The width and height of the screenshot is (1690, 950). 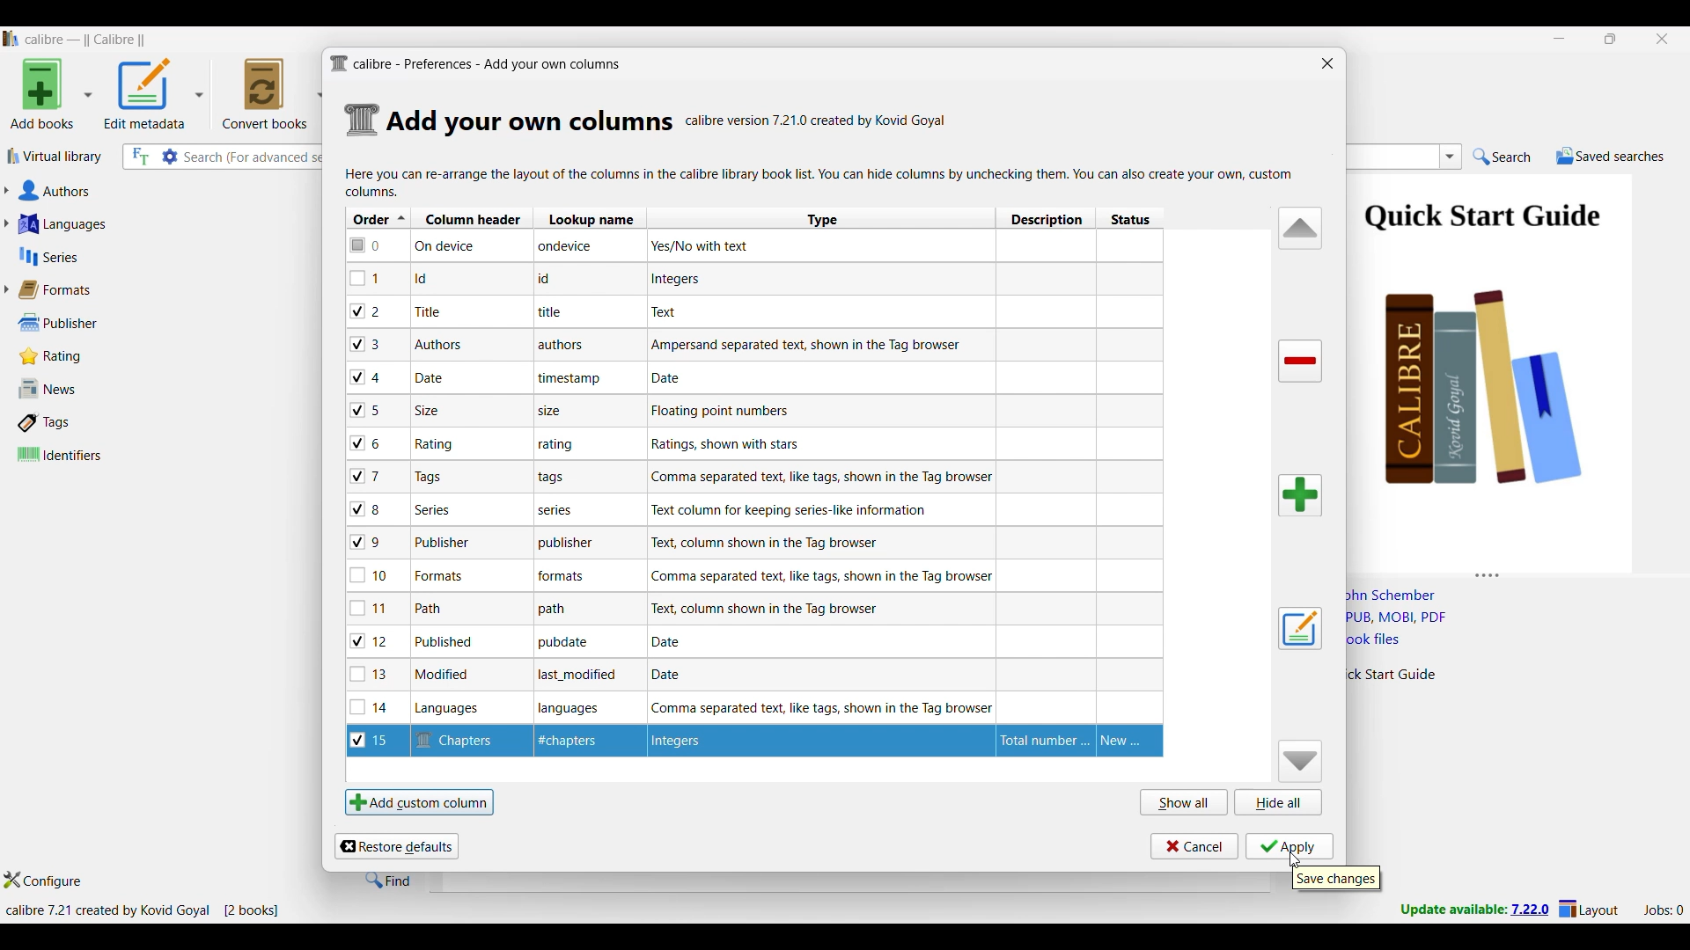 I want to click on checkbox - 7, so click(x=368, y=476).